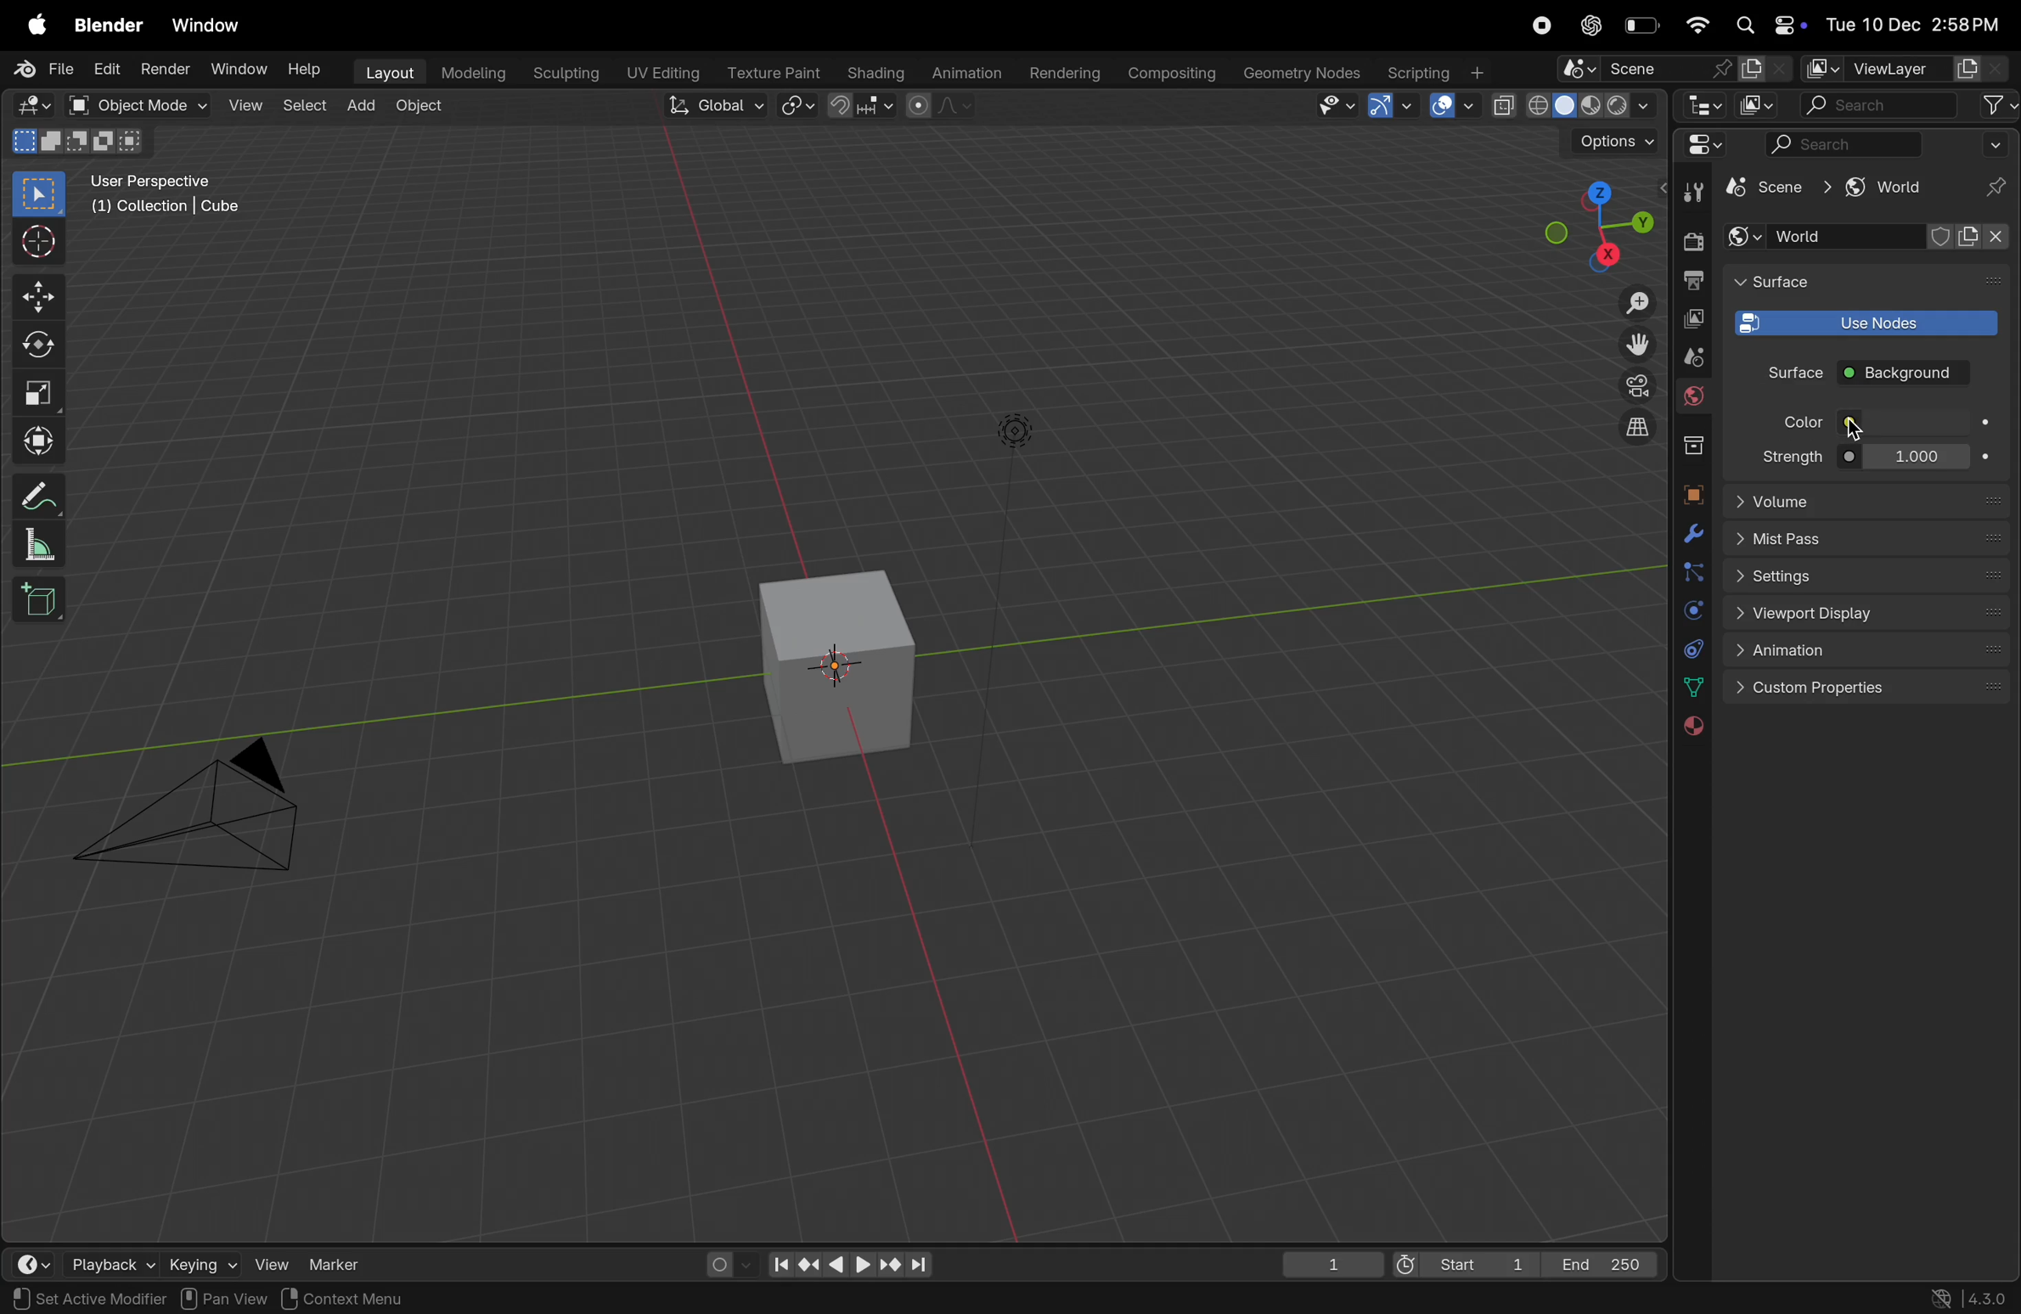 The image size is (2021, 1314). Describe the element at coordinates (844, 1260) in the screenshot. I see `playback controls` at that location.